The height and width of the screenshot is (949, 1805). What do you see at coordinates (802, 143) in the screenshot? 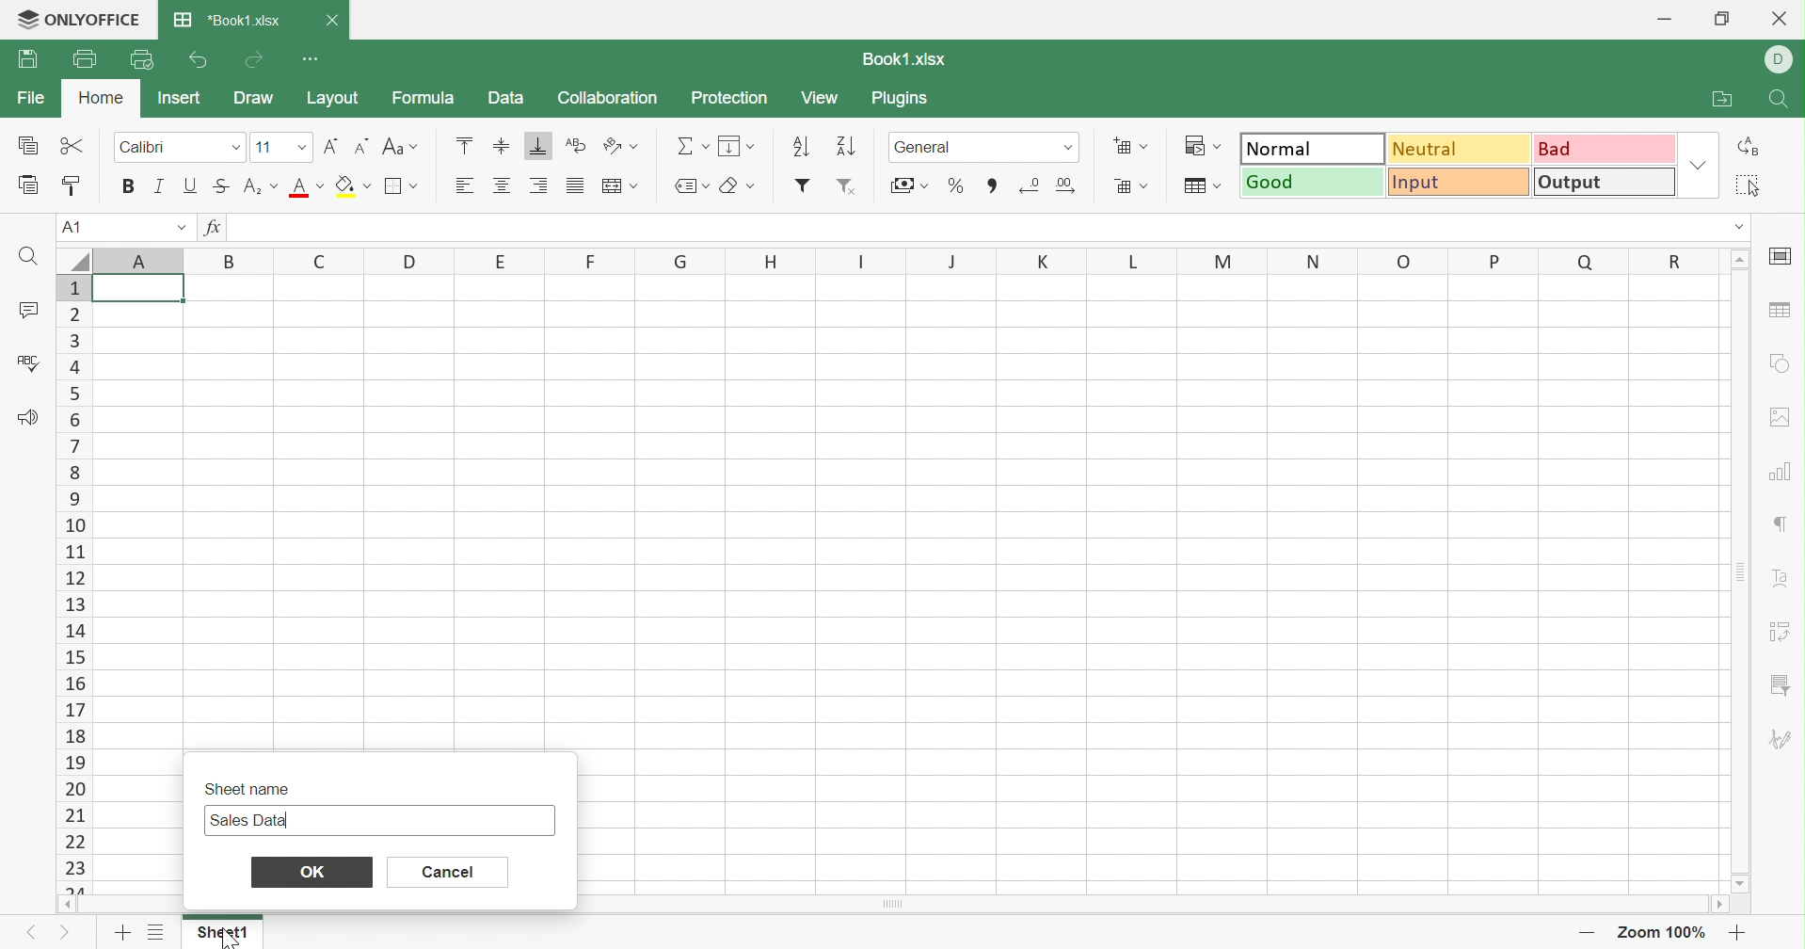
I see `Ascending order` at bounding box center [802, 143].